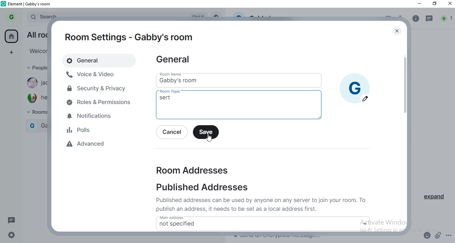 The height and width of the screenshot is (243, 455). What do you see at coordinates (198, 81) in the screenshot?
I see `gabby's room` at bounding box center [198, 81].